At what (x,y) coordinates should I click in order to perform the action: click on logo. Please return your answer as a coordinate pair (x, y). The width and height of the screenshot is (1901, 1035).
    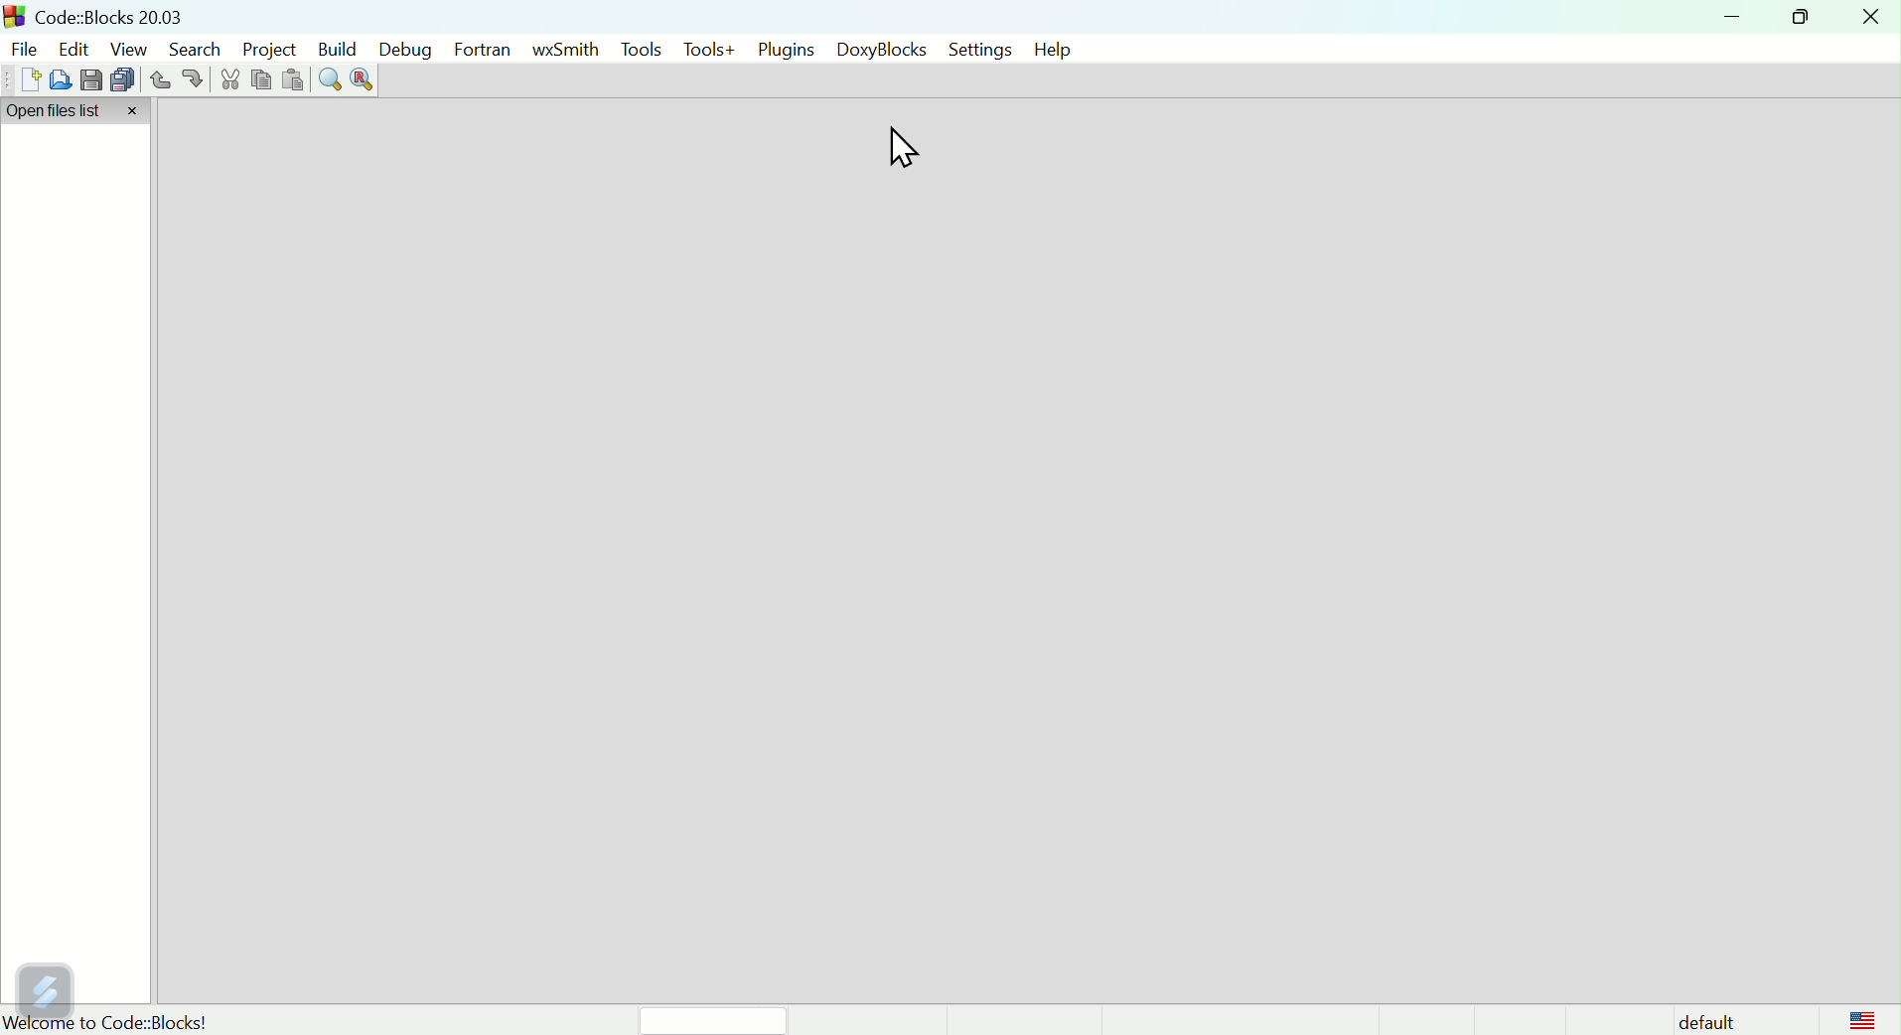
    Looking at the image, I should click on (1863, 1019).